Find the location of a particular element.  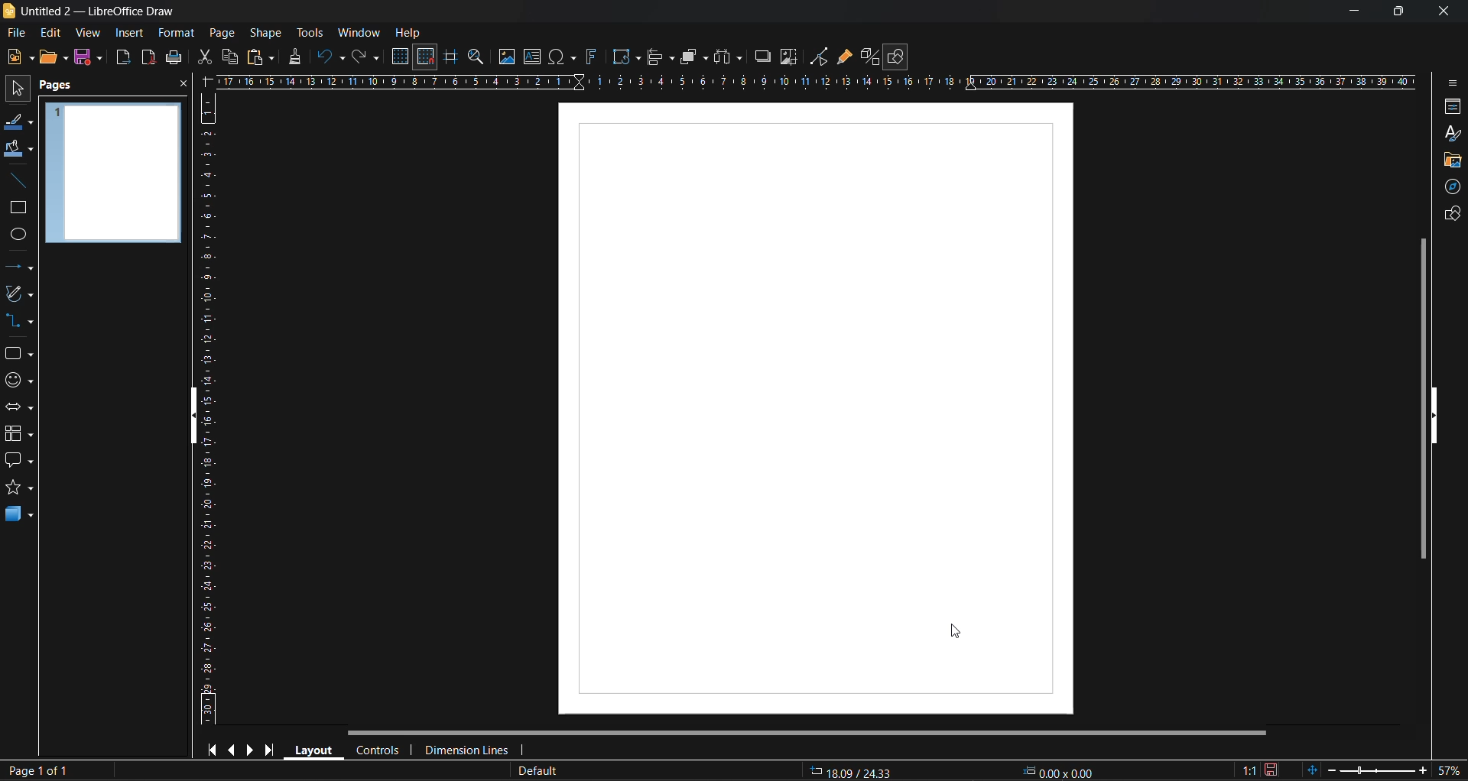

transformations is located at coordinates (627, 57).